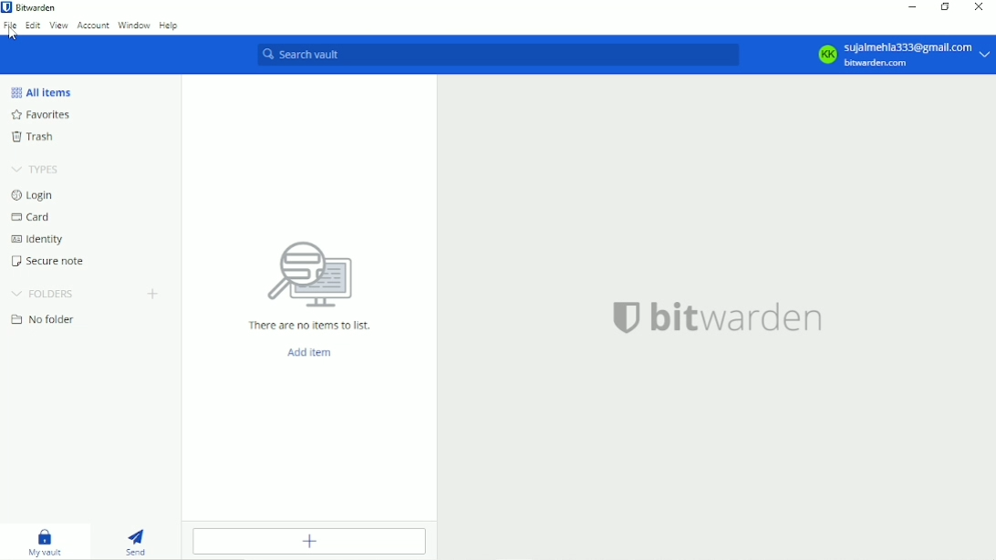  I want to click on Search vault, so click(498, 54).